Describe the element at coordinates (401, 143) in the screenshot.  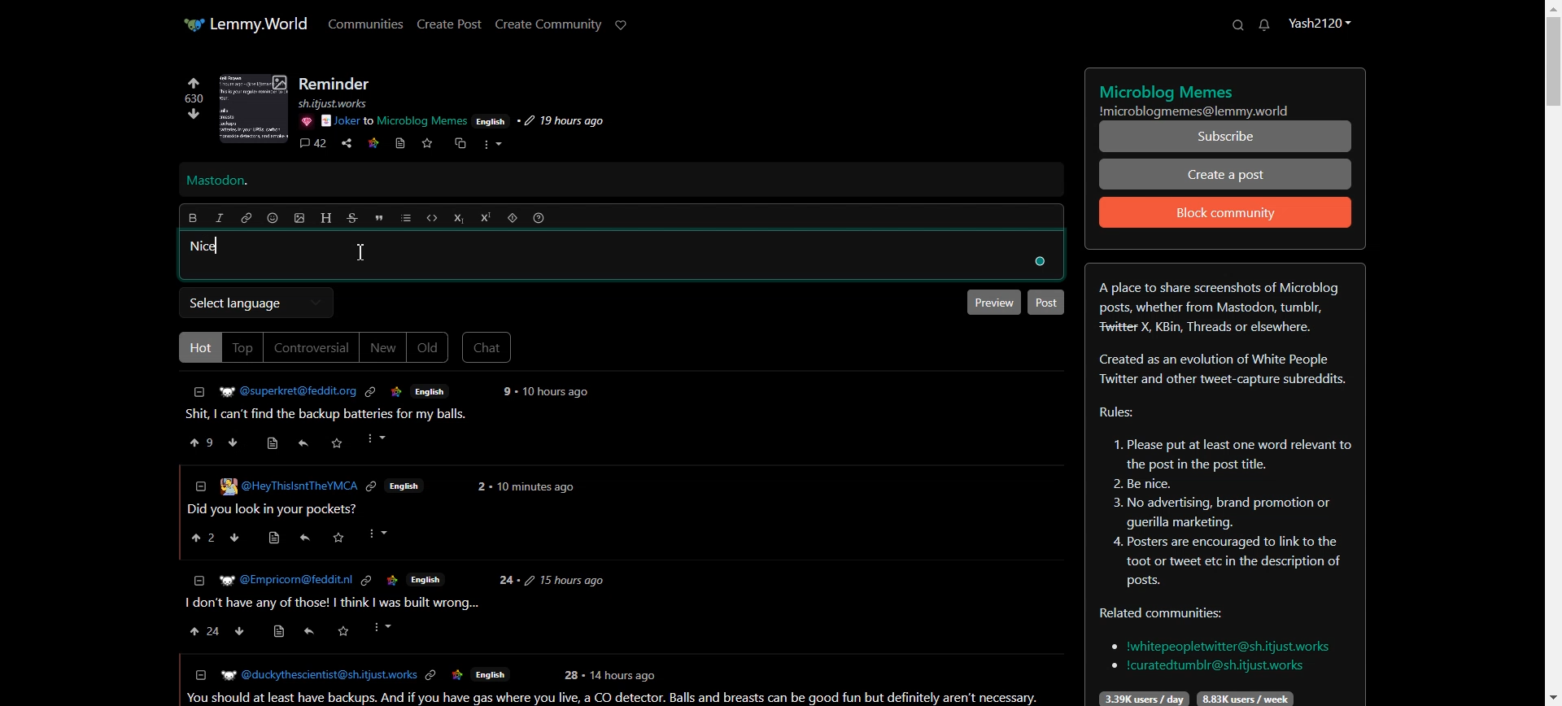
I see `Go to source` at that location.